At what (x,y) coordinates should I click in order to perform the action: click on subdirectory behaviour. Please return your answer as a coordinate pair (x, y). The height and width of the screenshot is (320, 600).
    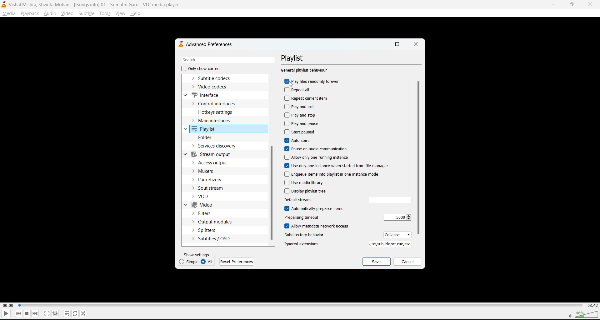
    Looking at the image, I should click on (348, 235).